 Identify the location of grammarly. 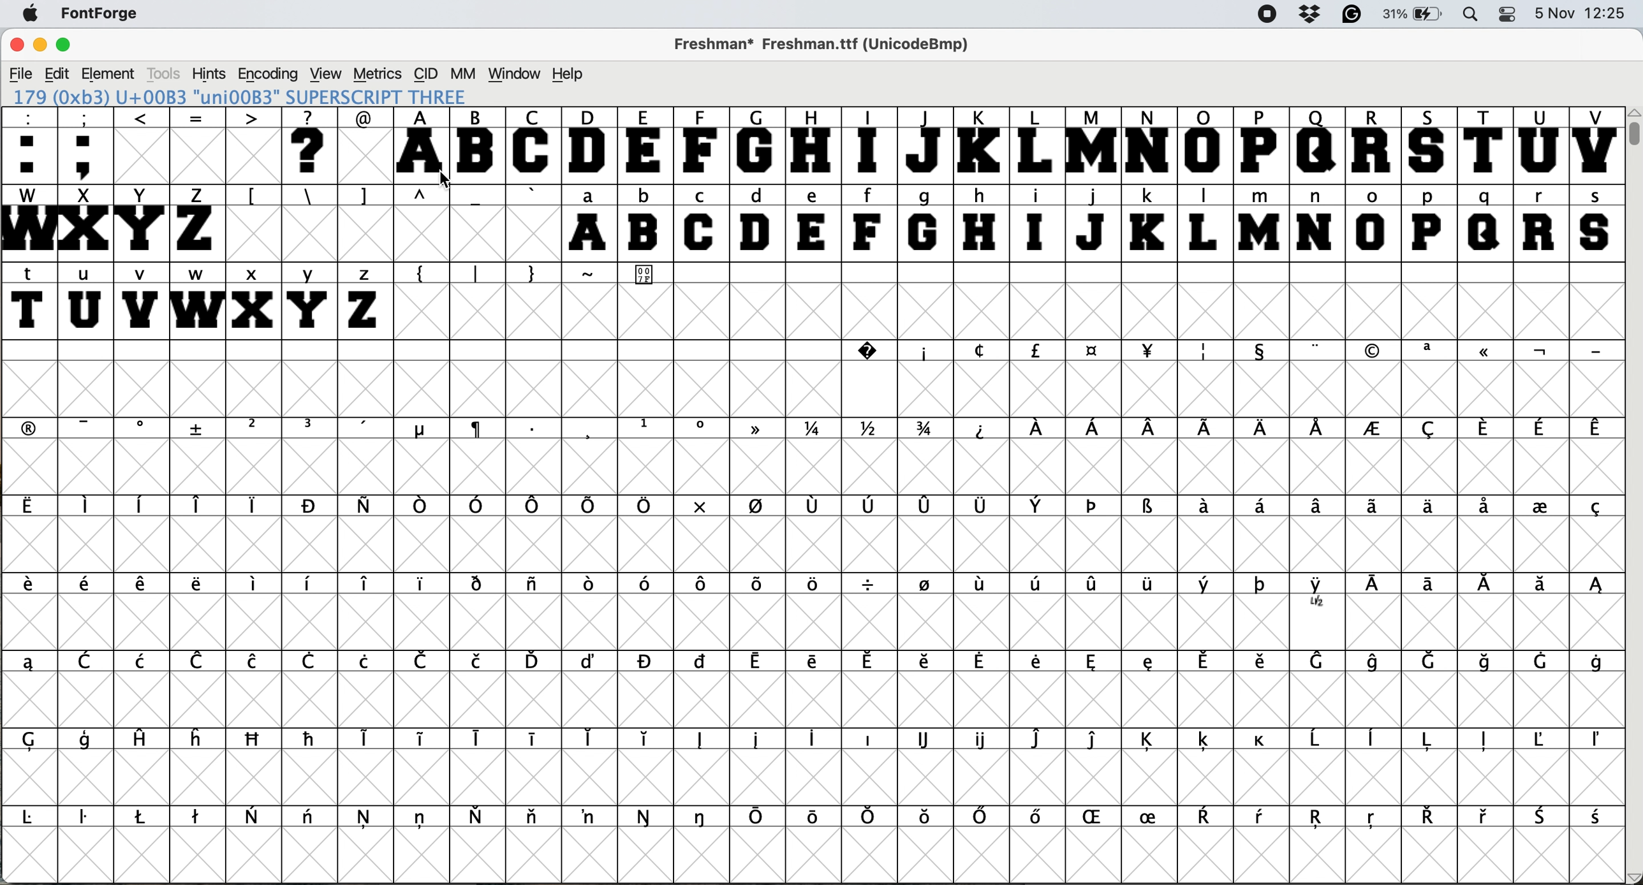
(1354, 16).